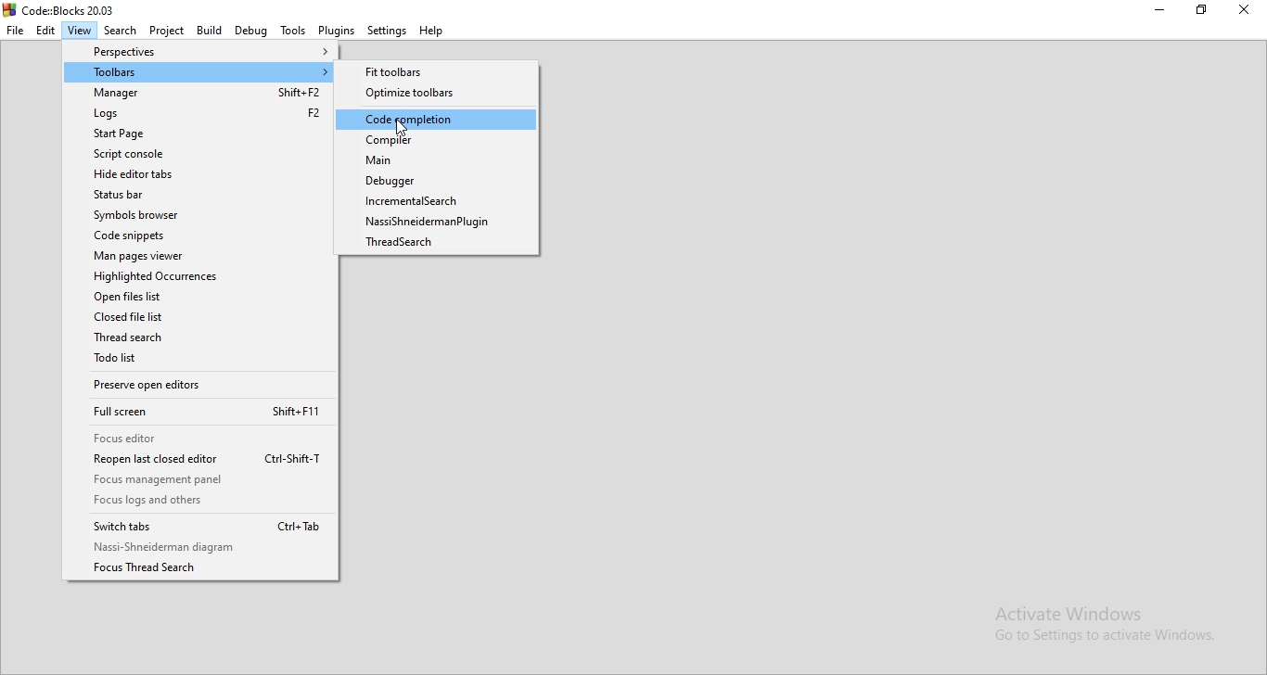  Describe the element at coordinates (62, 9) in the screenshot. I see `logo` at that location.